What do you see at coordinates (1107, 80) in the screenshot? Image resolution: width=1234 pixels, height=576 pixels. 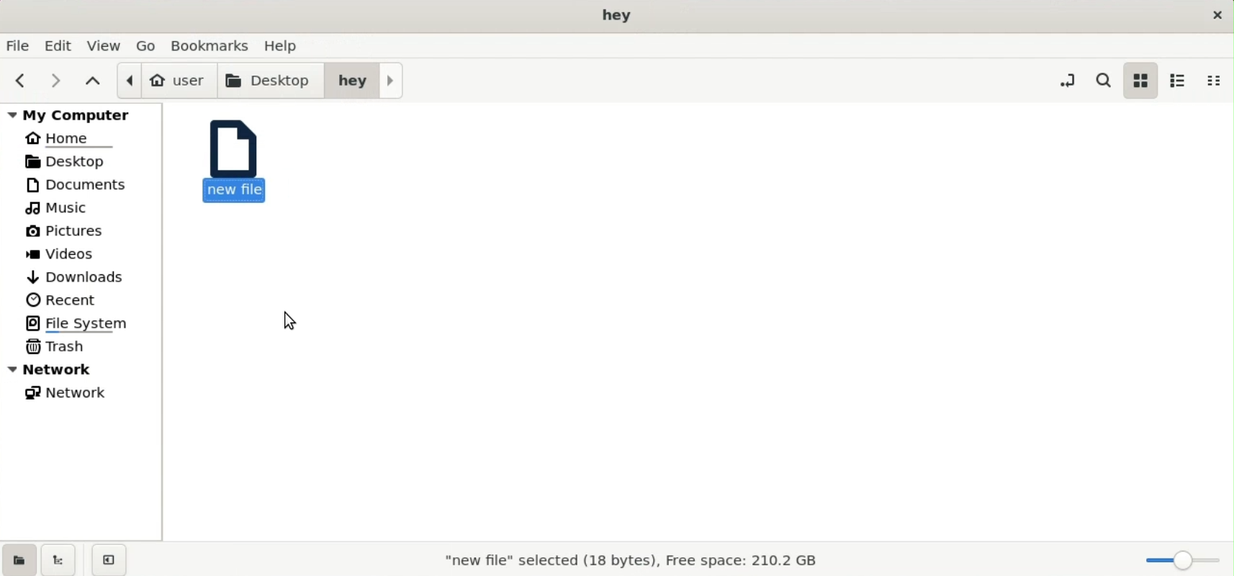 I see `search` at bounding box center [1107, 80].